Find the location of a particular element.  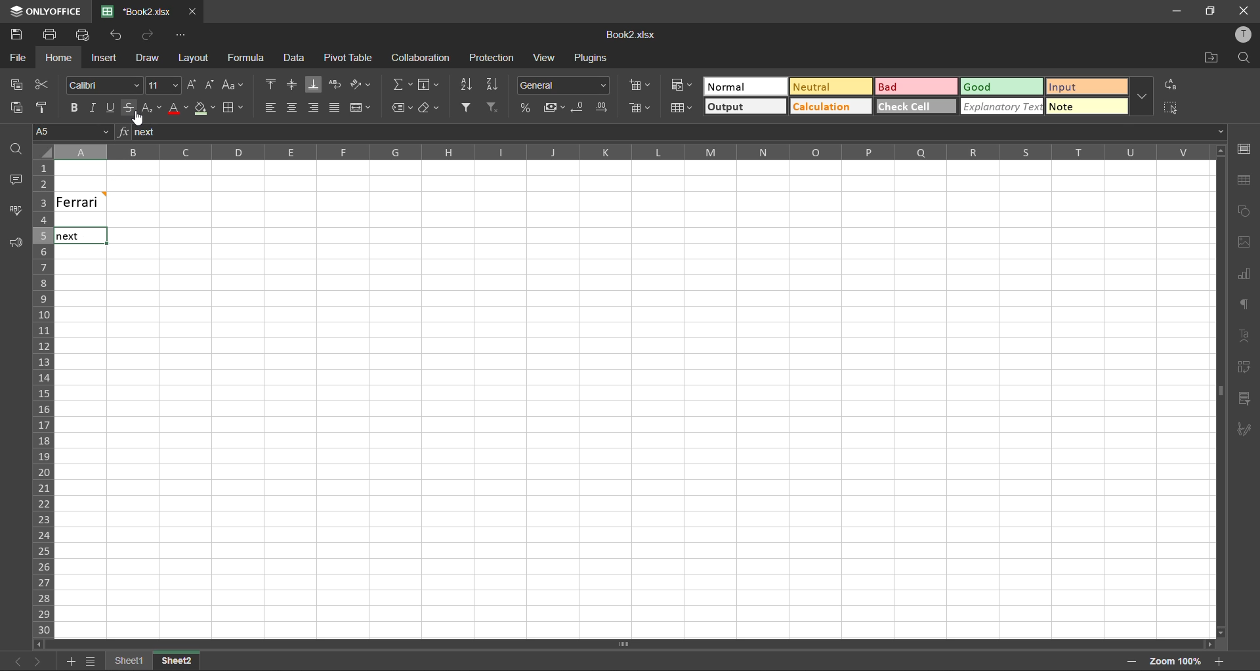

input is located at coordinates (1084, 85).